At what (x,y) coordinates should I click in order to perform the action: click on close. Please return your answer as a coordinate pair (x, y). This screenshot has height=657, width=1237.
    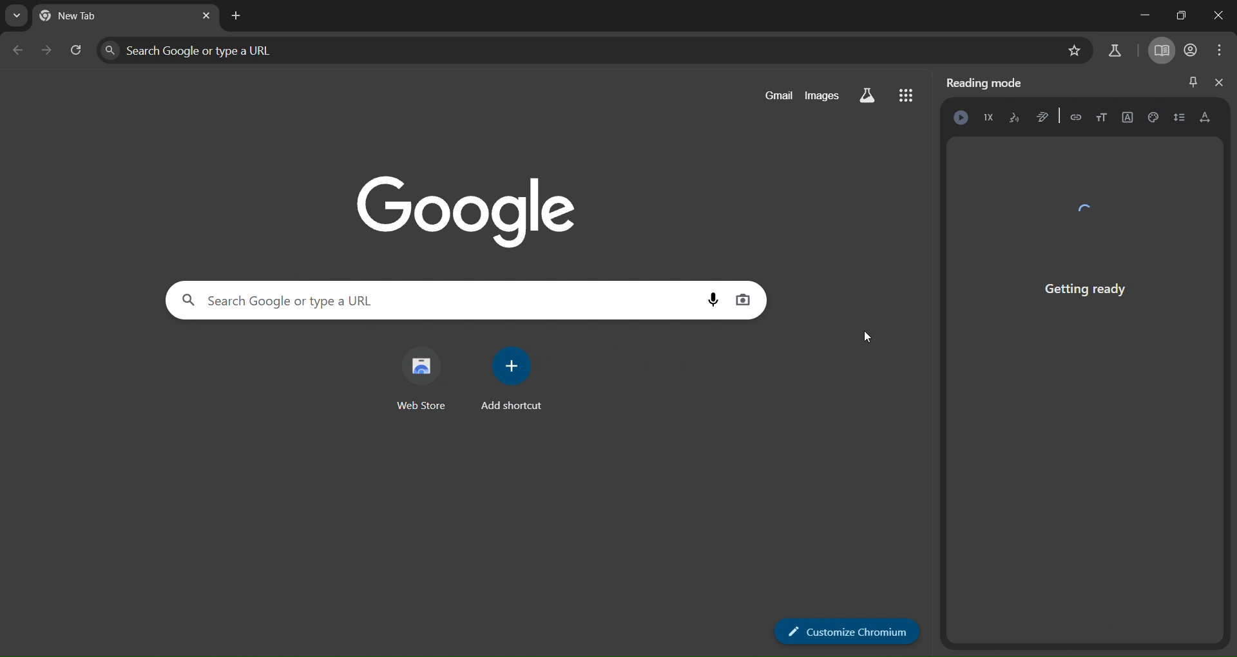
    Looking at the image, I should click on (1218, 84).